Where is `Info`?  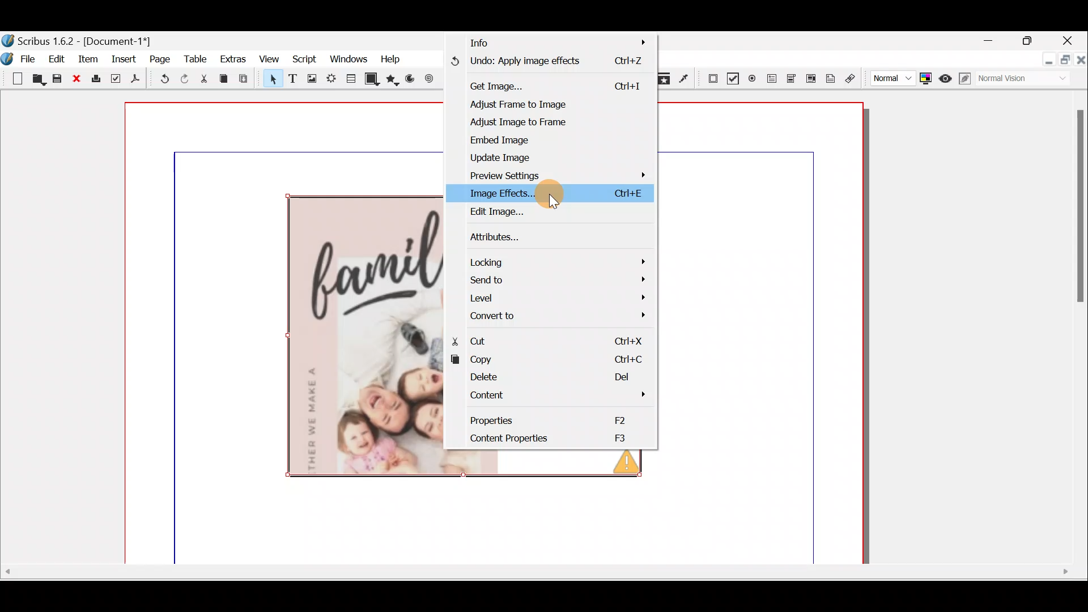
Info is located at coordinates (538, 45).